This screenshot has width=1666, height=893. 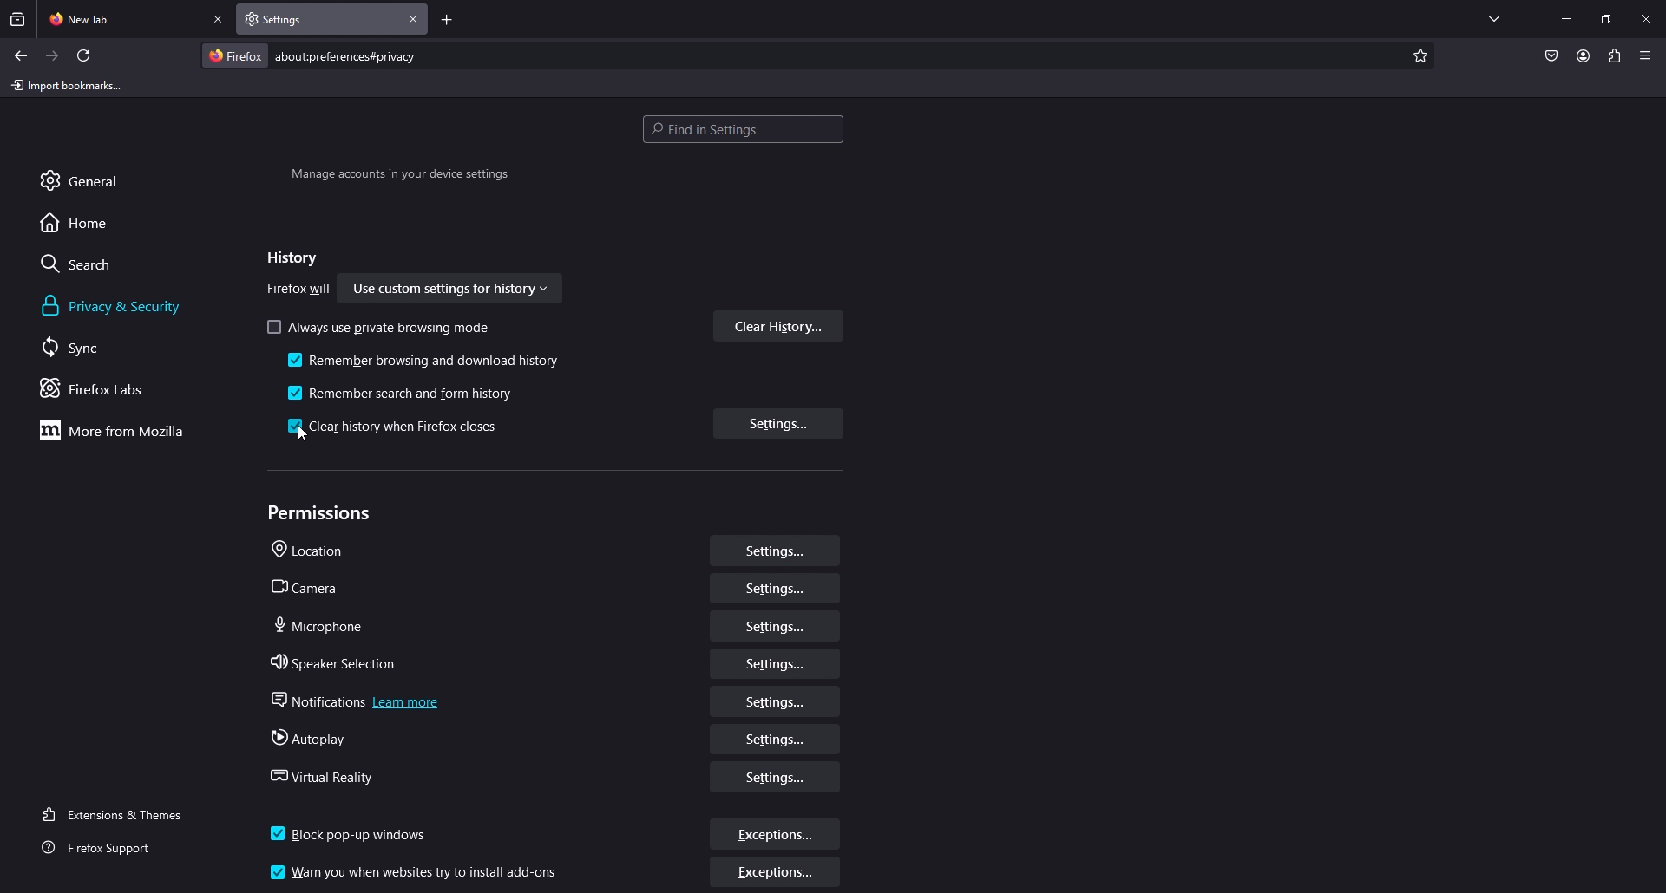 I want to click on import bookmarks, so click(x=70, y=84).